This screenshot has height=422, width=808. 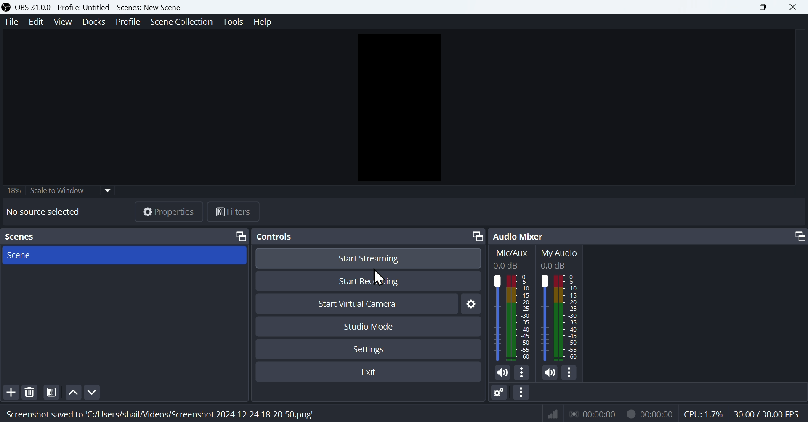 I want to click on Settings, so click(x=371, y=348).